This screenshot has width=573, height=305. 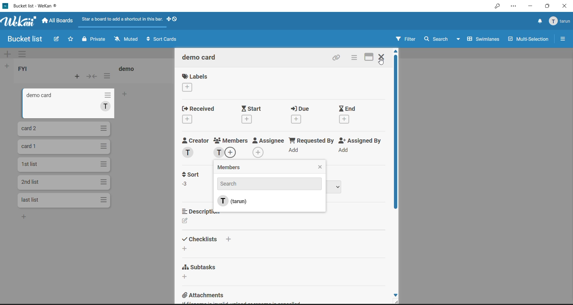 I want to click on close subwindow, so click(x=321, y=166).